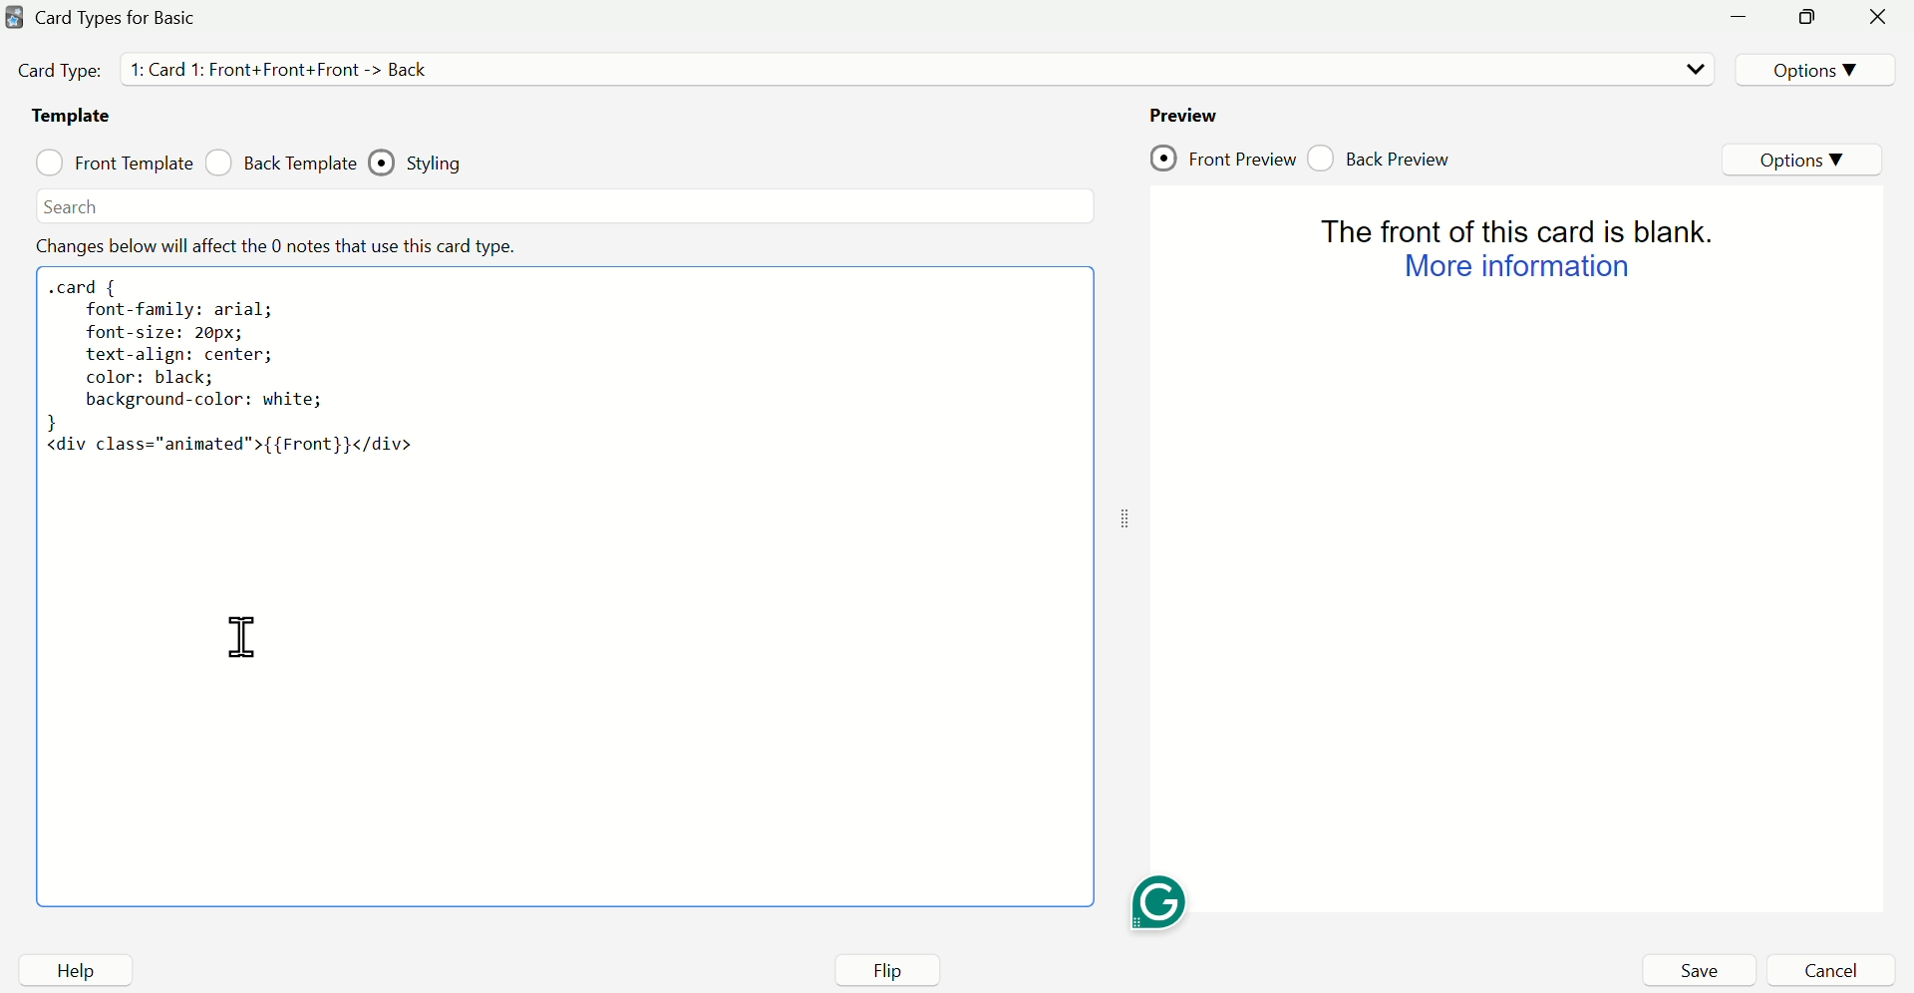 Image resolution: width=1914 pixels, height=993 pixels. What do you see at coordinates (1746, 21) in the screenshot?
I see `minimize` at bounding box center [1746, 21].